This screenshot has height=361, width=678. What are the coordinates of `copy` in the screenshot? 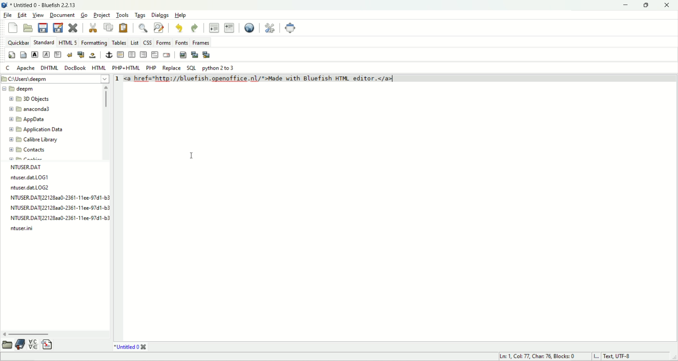 It's located at (107, 28).